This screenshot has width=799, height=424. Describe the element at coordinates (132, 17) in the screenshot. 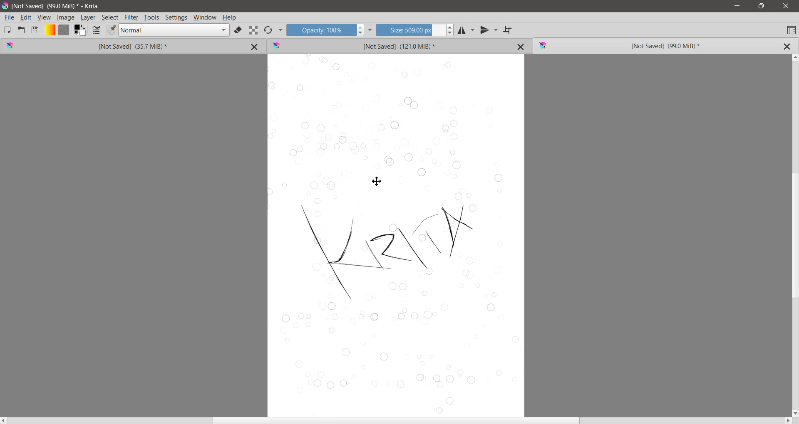

I see `Filter` at that location.